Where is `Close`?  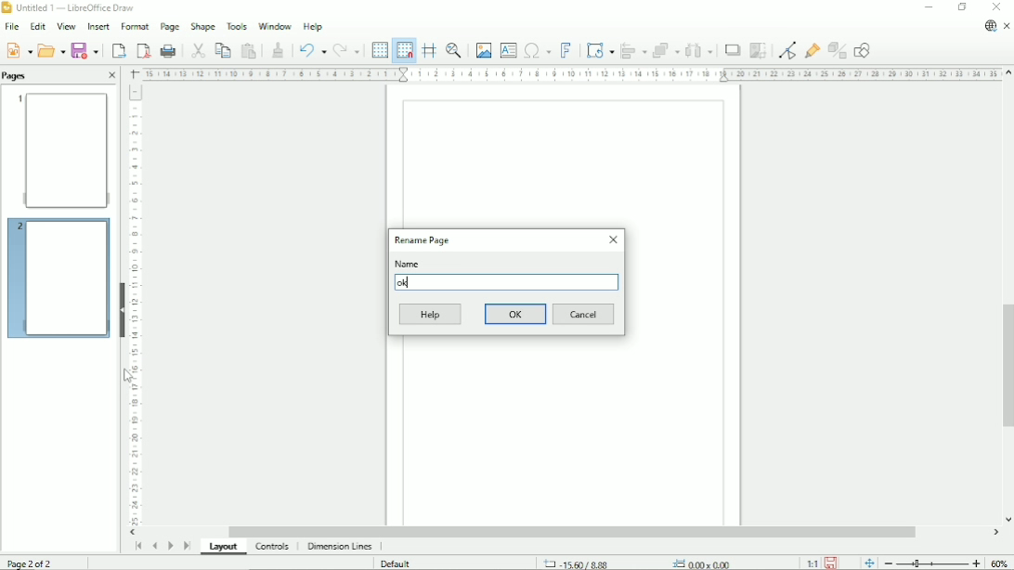
Close is located at coordinates (111, 76).